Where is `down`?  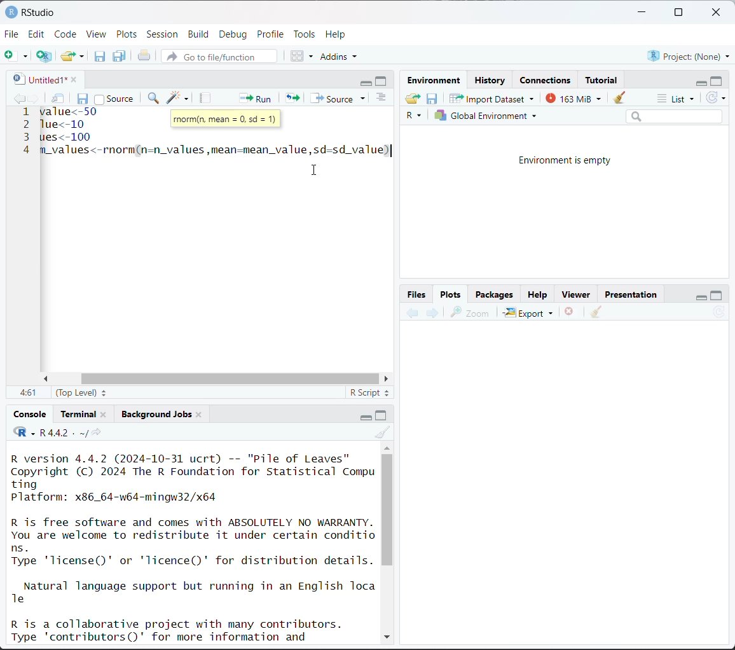 down is located at coordinates (386, 635).